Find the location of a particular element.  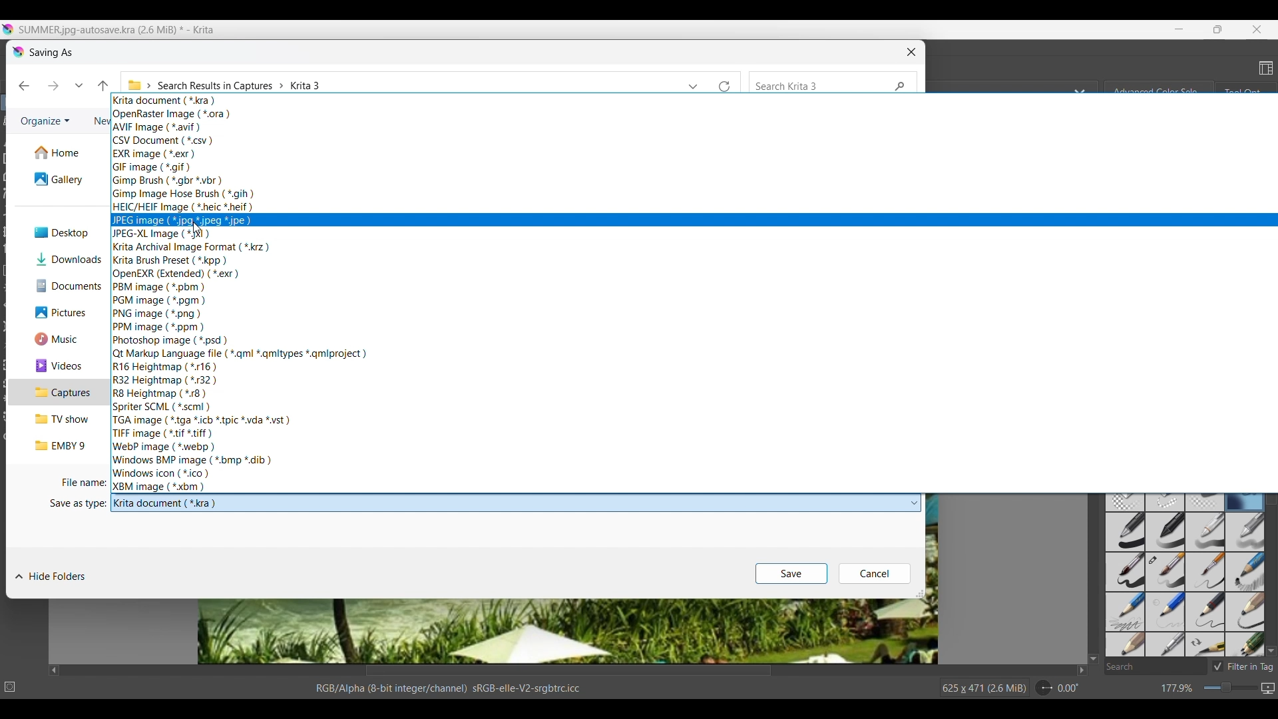

Downloads folder is located at coordinates (57, 260).